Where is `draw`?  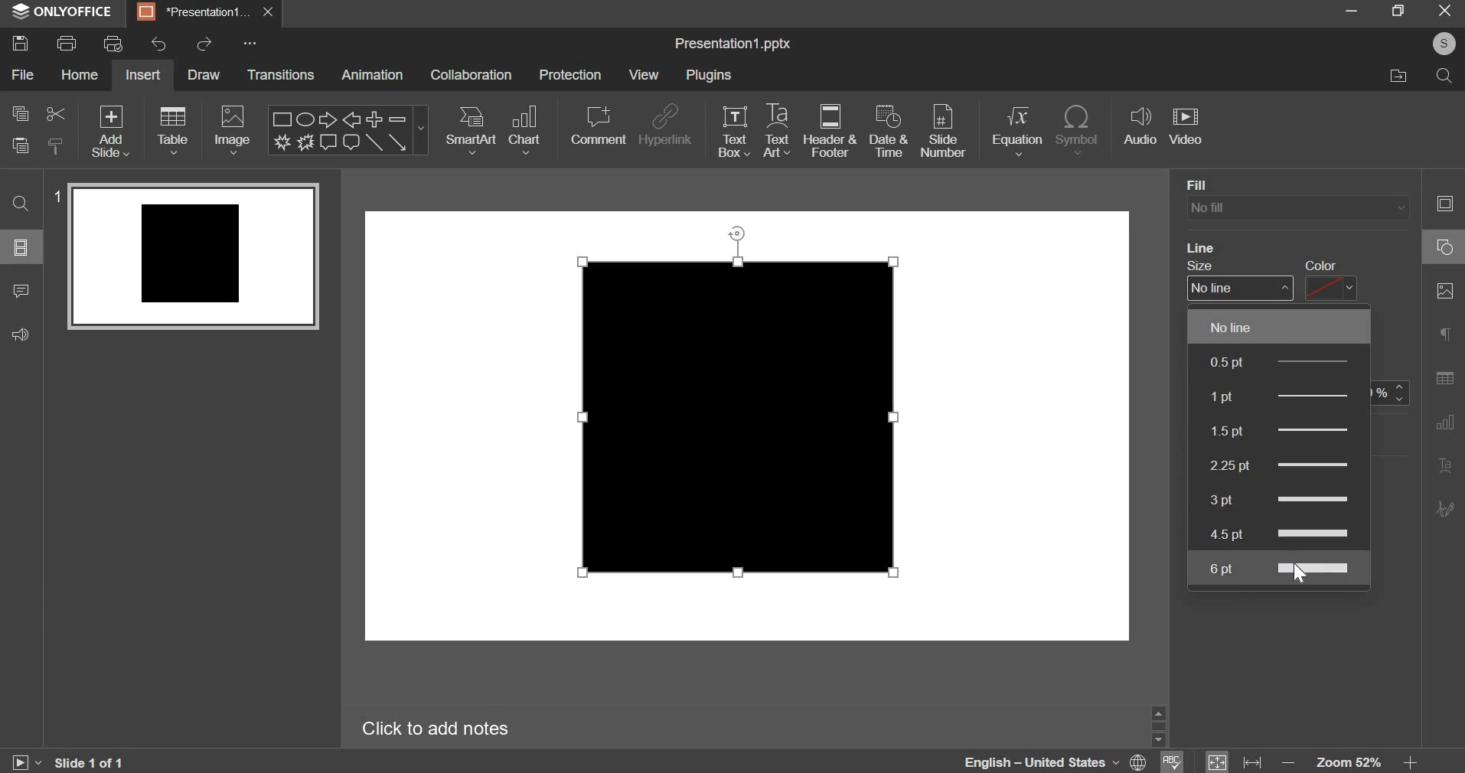
draw is located at coordinates (204, 77).